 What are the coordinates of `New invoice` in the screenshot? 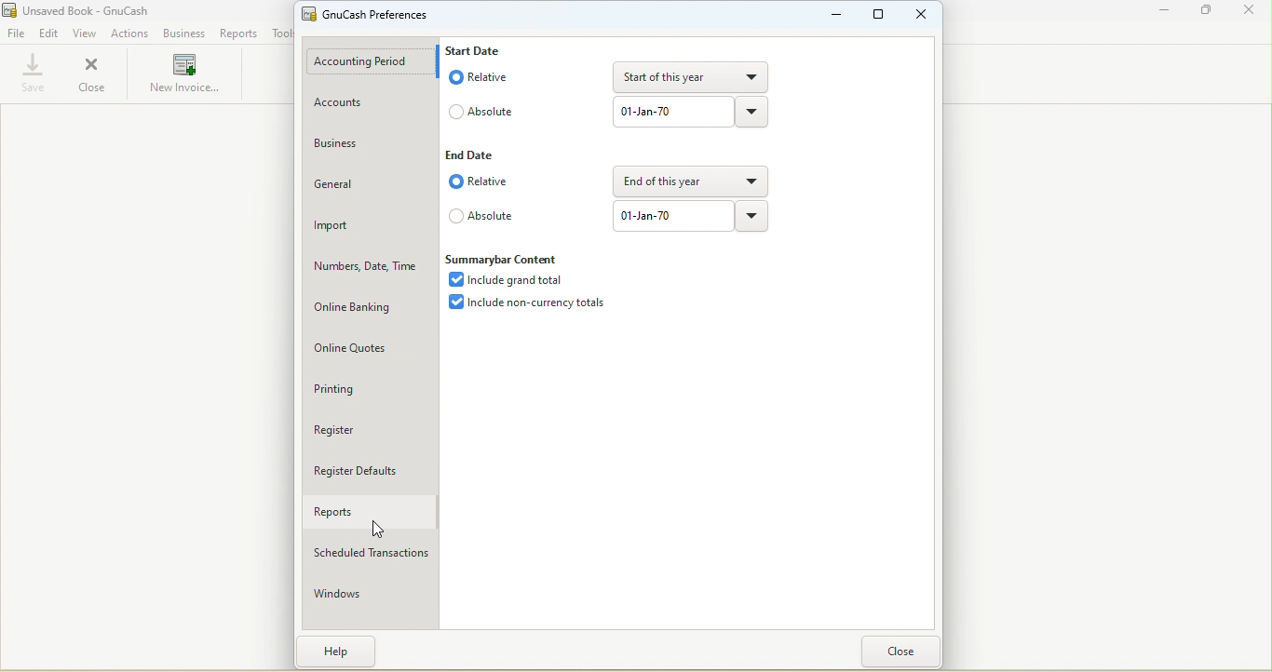 It's located at (184, 75).